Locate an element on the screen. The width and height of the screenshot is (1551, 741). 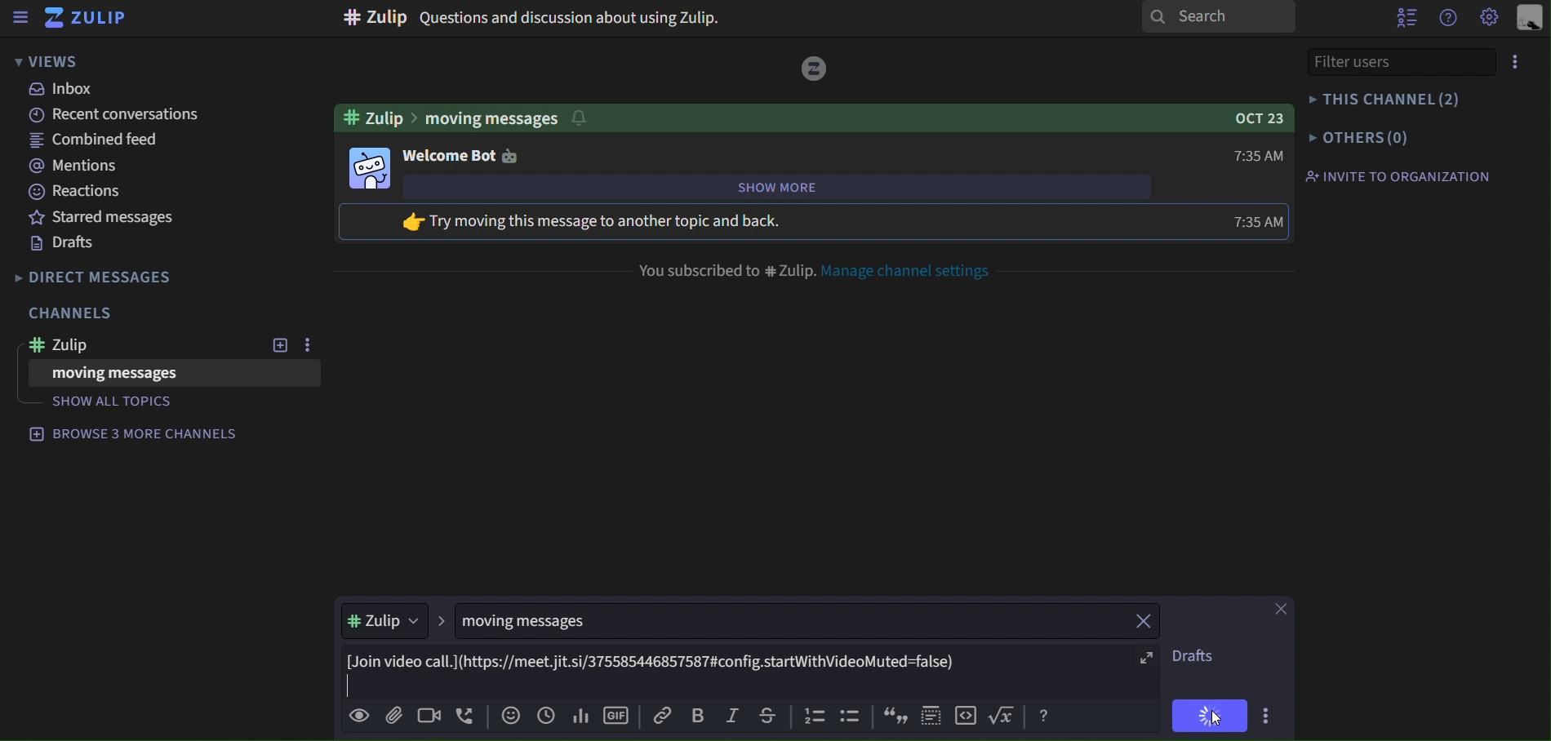
filter users is located at coordinates (1412, 61).